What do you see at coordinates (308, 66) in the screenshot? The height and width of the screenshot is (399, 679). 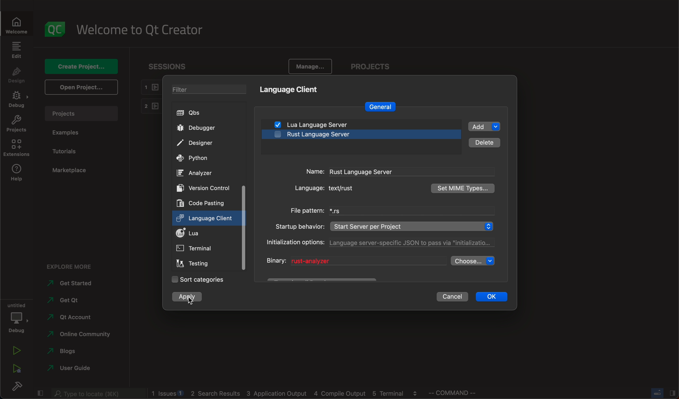 I see `Manage...` at bounding box center [308, 66].